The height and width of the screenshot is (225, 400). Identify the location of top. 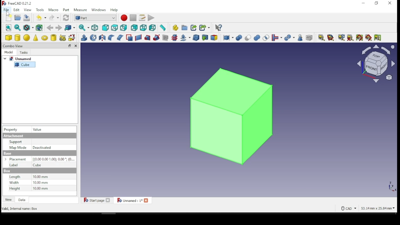
(115, 28).